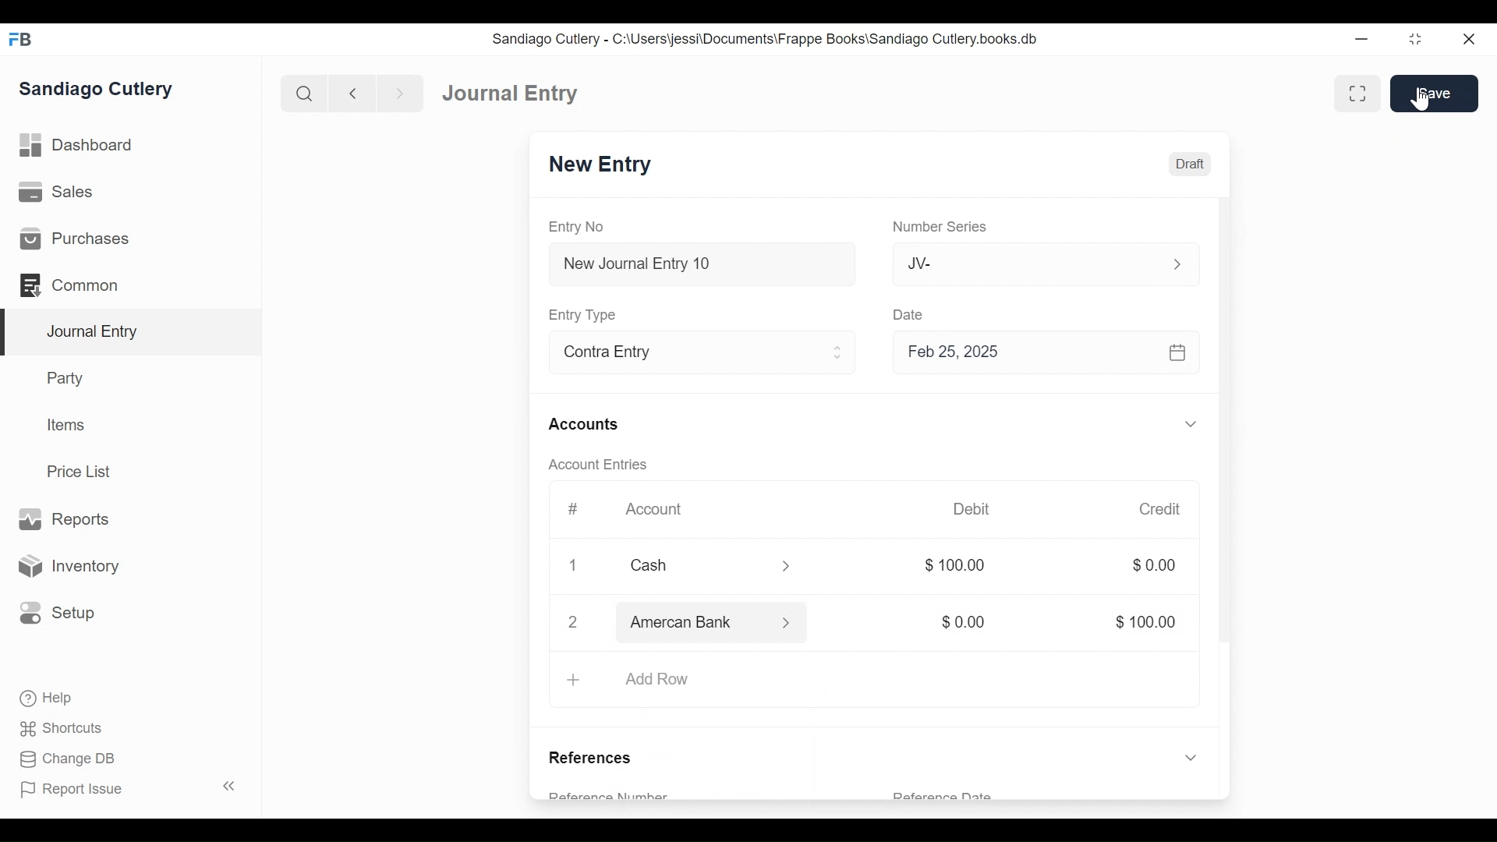  I want to click on Entry No, so click(581, 226).